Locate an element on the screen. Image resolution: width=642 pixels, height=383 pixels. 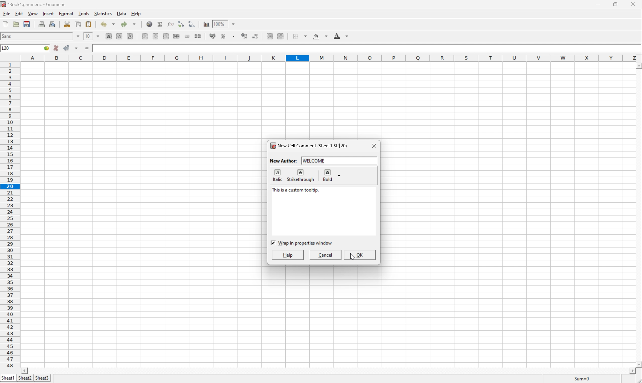
Drop Down is located at coordinates (98, 36).